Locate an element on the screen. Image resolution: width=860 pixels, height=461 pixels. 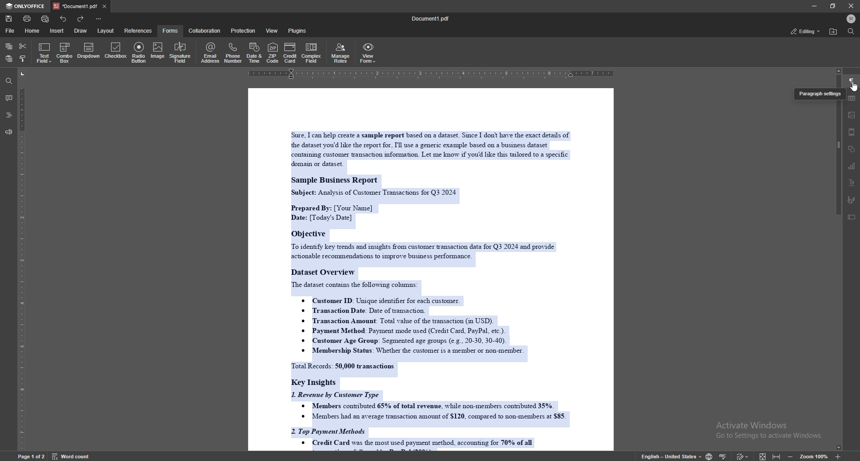
zoom is located at coordinates (814, 456).